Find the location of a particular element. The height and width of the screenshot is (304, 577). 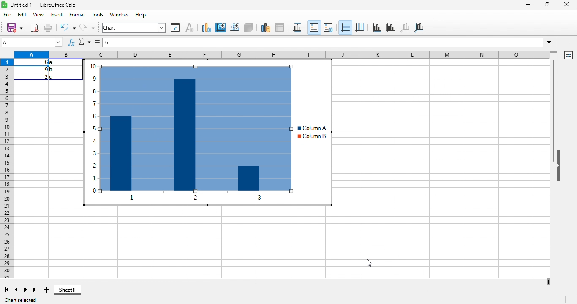

y axis is located at coordinates (390, 27).